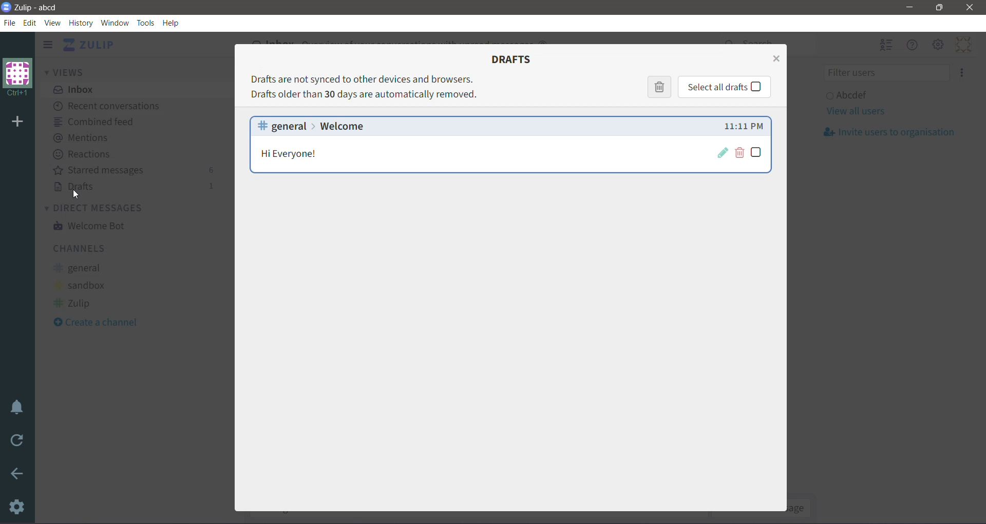 This screenshot has width=986, height=524. I want to click on Inbox, so click(133, 89).